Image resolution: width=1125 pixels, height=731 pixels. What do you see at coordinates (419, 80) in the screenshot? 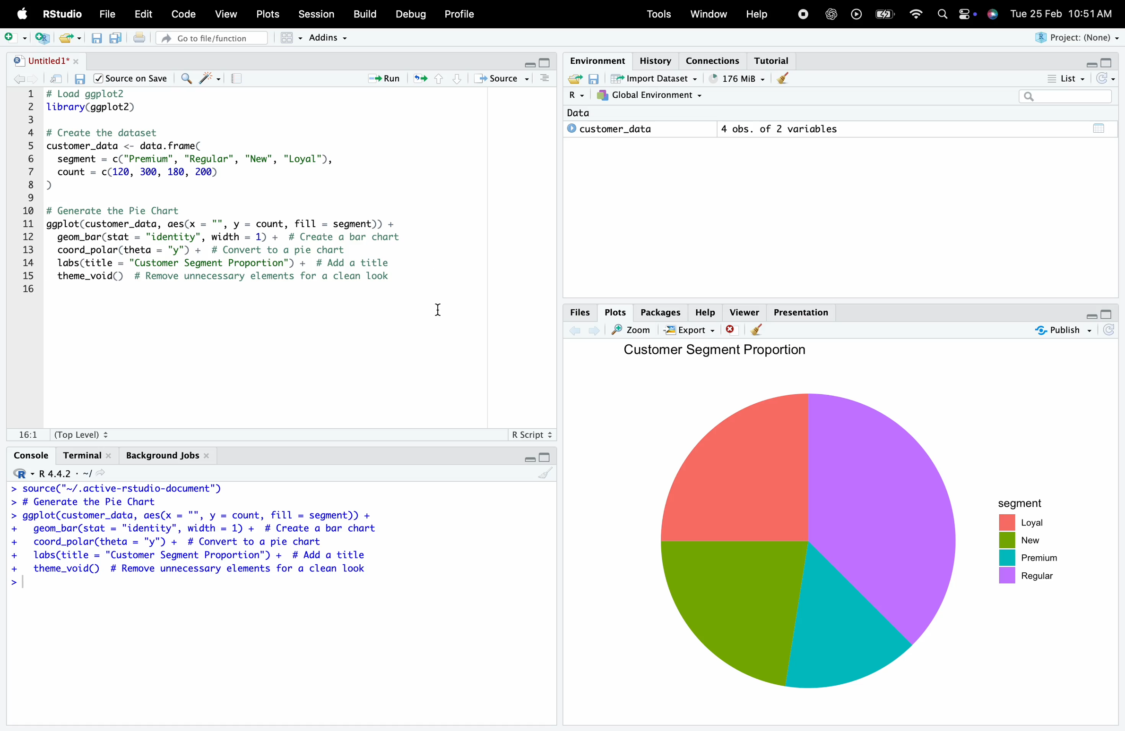
I see `refresh` at bounding box center [419, 80].